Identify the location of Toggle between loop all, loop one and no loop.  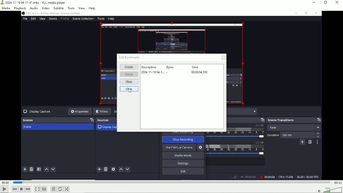
(60, 189).